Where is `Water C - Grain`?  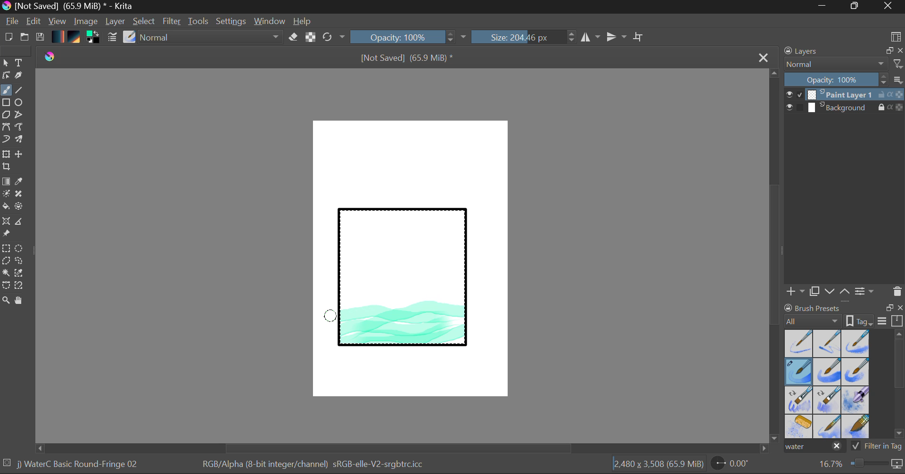
Water C - Grain is located at coordinates (828, 372).